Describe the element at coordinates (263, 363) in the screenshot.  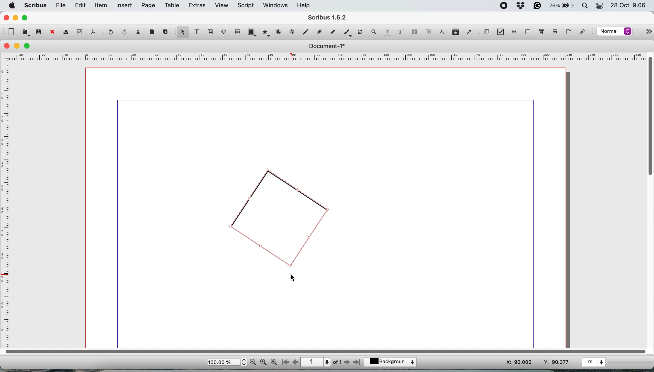
I see `zoom to 100%` at that location.